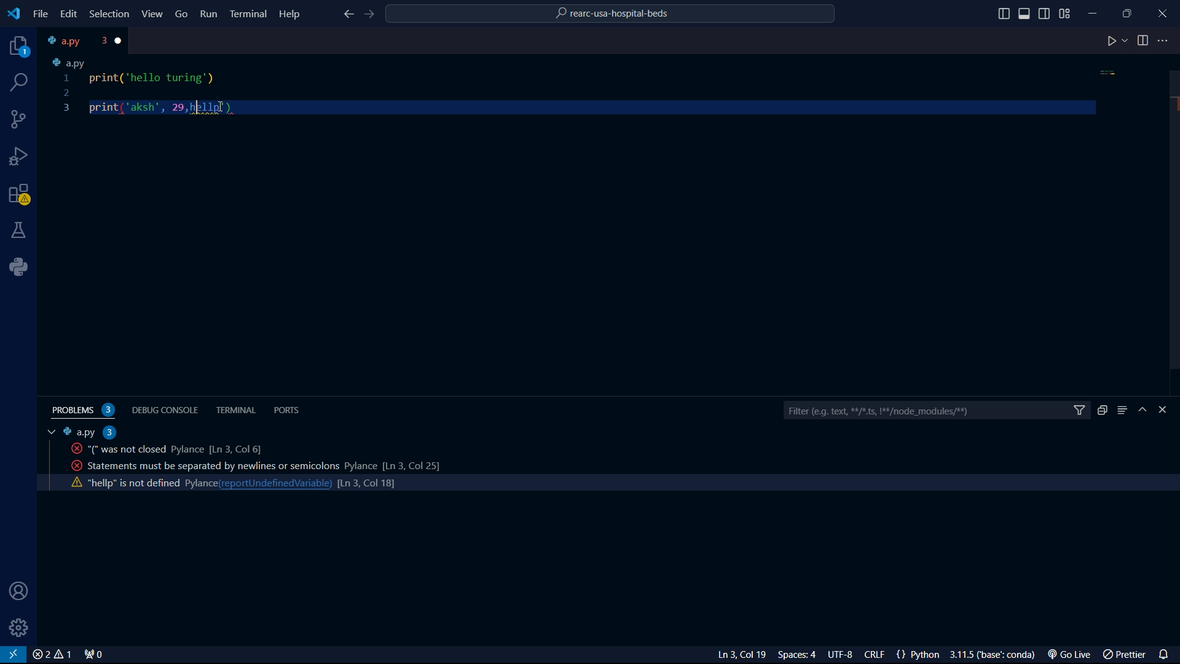 This screenshot has width=1180, height=664. Describe the element at coordinates (248, 13) in the screenshot. I see `Terminal` at that location.